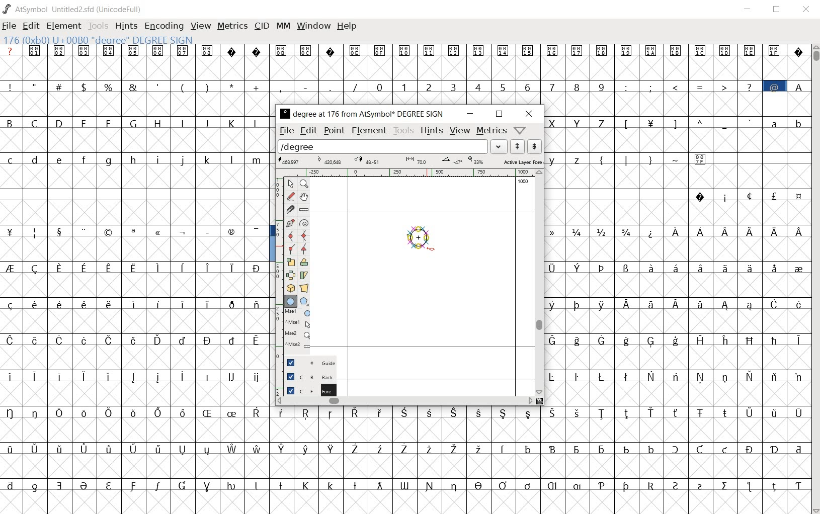 The height and width of the screenshot is (514, 820). What do you see at coordinates (675, 339) in the screenshot?
I see `special letters` at bounding box center [675, 339].